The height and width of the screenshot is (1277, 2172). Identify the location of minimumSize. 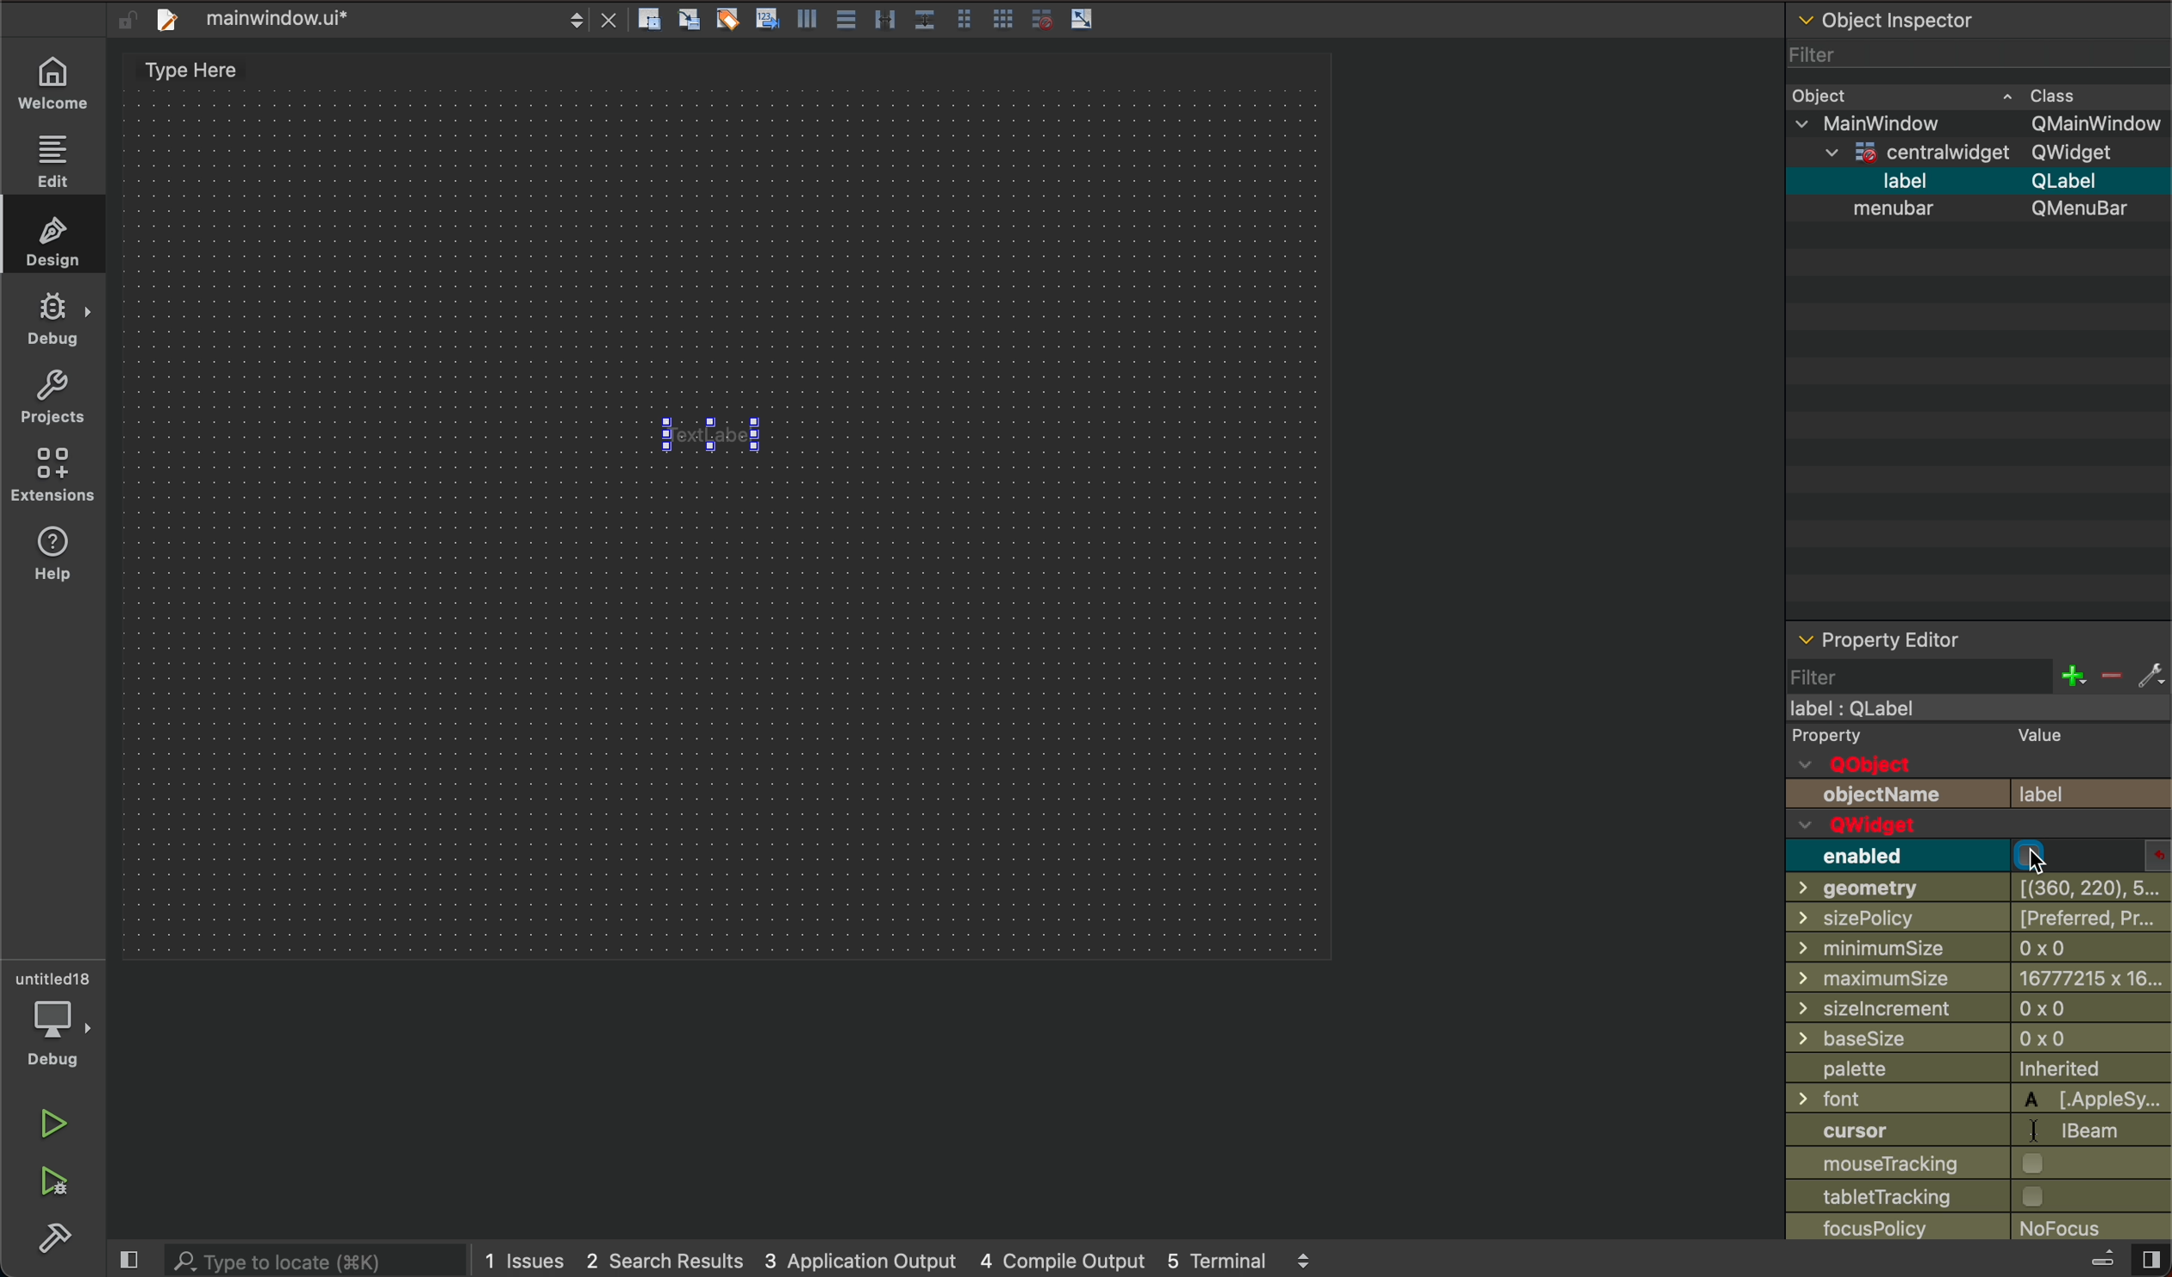
(1895, 947).